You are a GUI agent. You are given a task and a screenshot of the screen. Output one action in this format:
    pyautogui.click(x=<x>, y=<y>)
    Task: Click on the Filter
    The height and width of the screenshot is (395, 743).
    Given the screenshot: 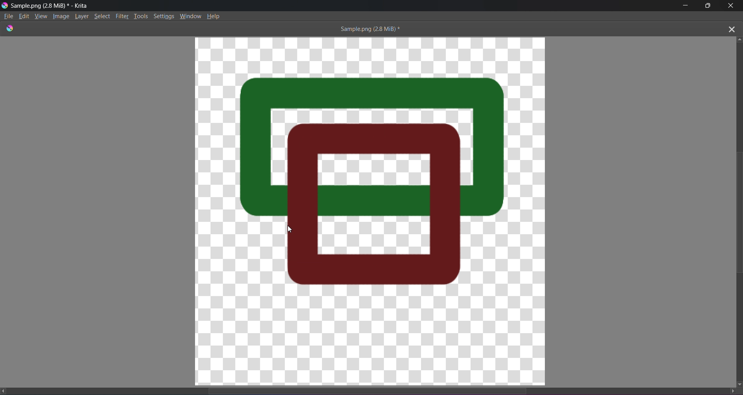 What is the action you would take?
    pyautogui.click(x=123, y=15)
    